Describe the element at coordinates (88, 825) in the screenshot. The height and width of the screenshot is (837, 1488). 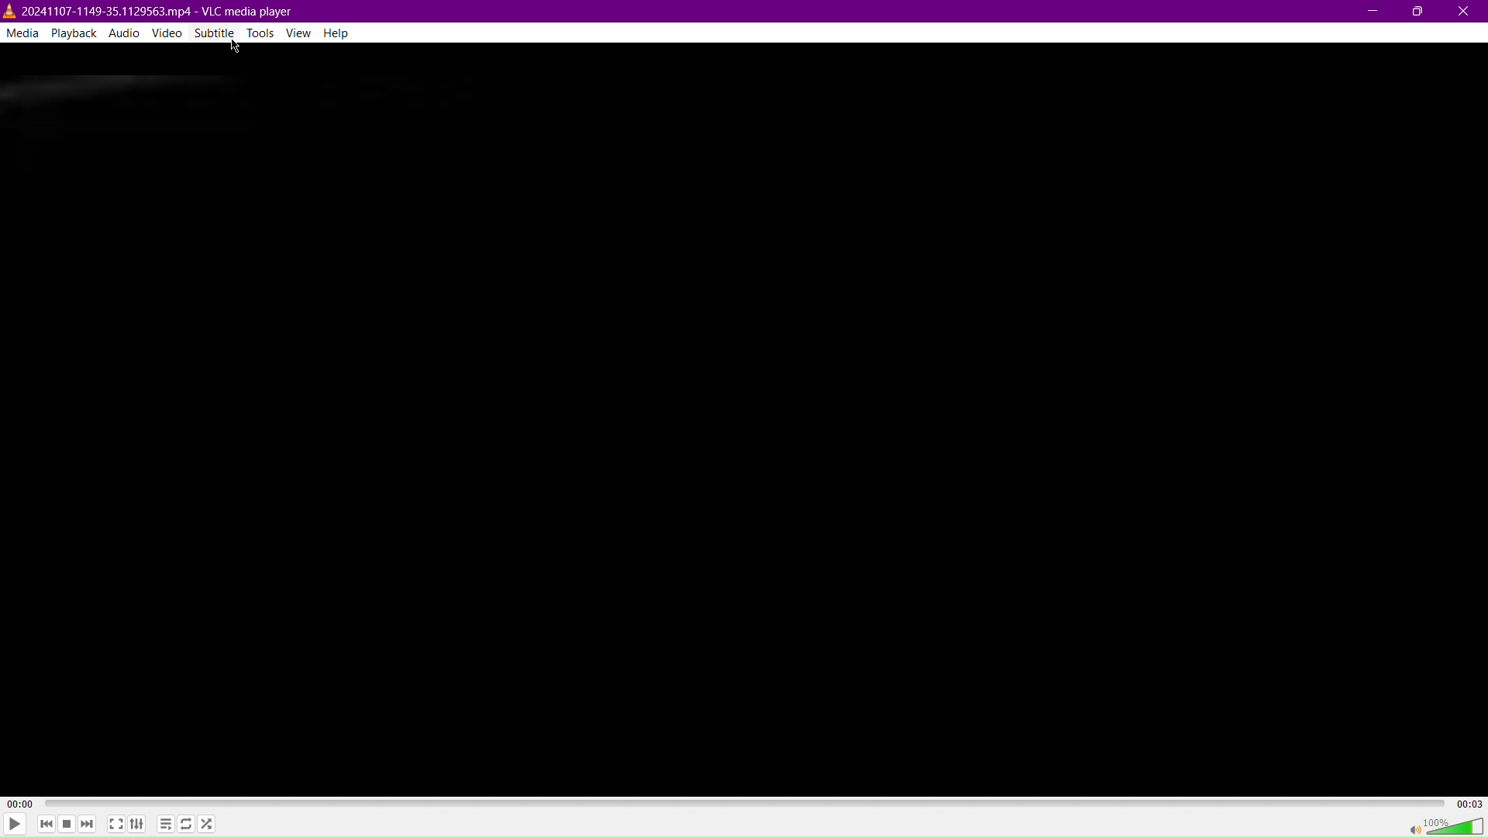
I see `Skip Forward` at that location.